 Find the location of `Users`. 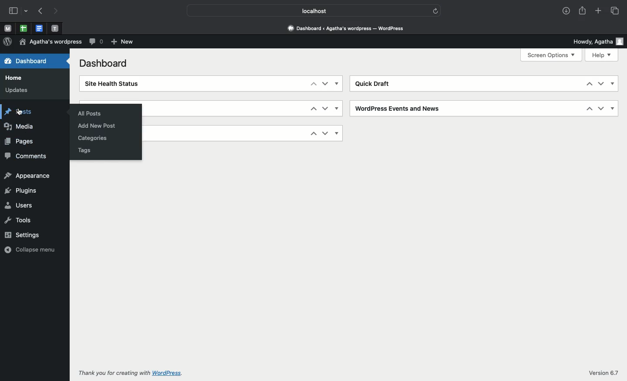

Users is located at coordinates (19, 205).